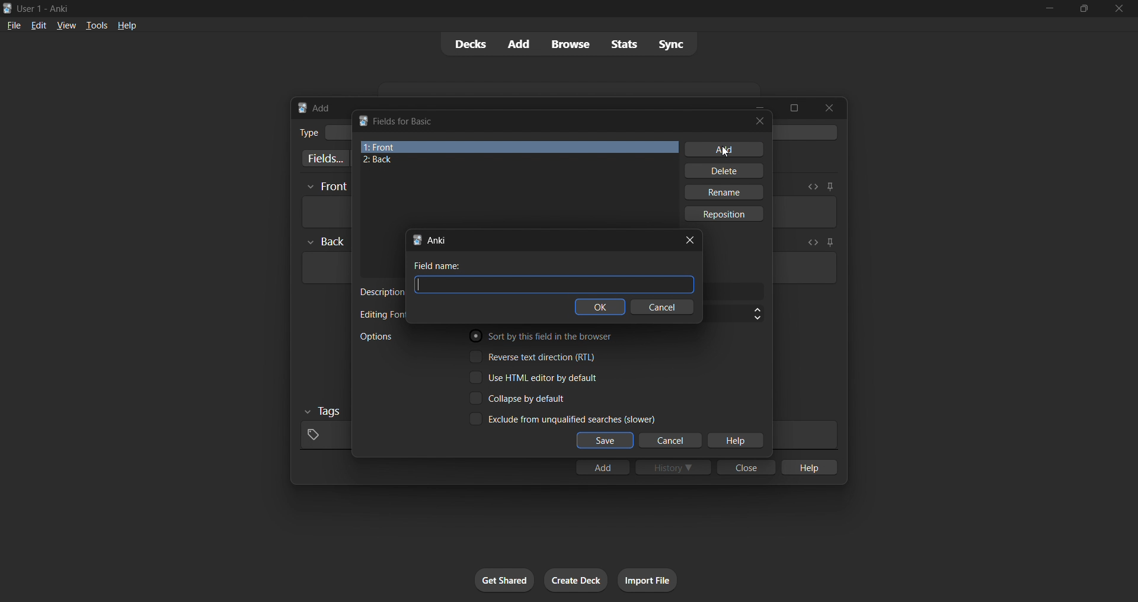 The image size is (1138, 602). I want to click on save, so click(605, 441).